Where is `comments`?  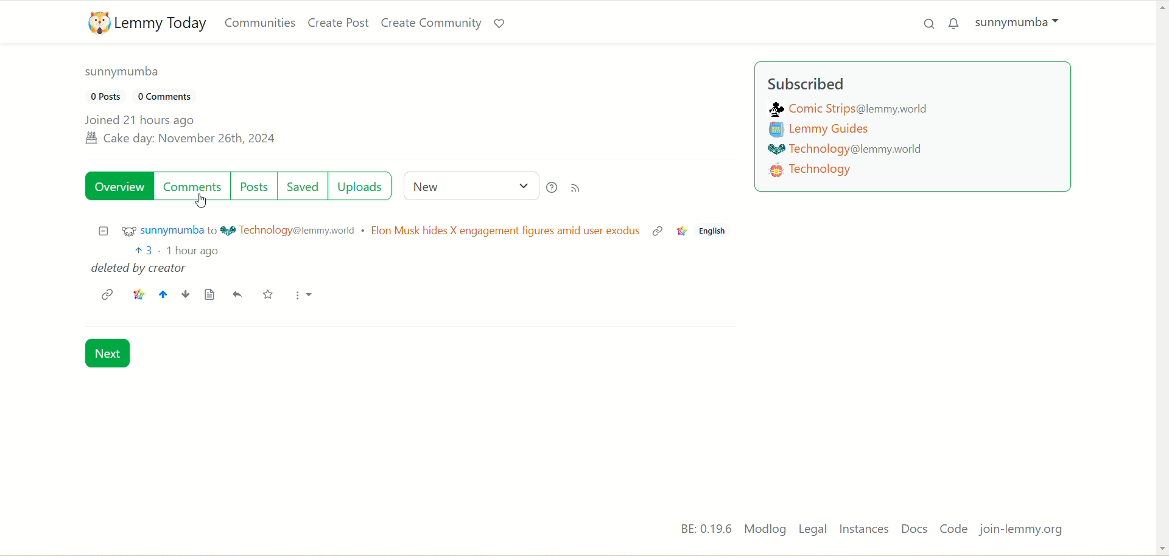 comments is located at coordinates (192, 187).